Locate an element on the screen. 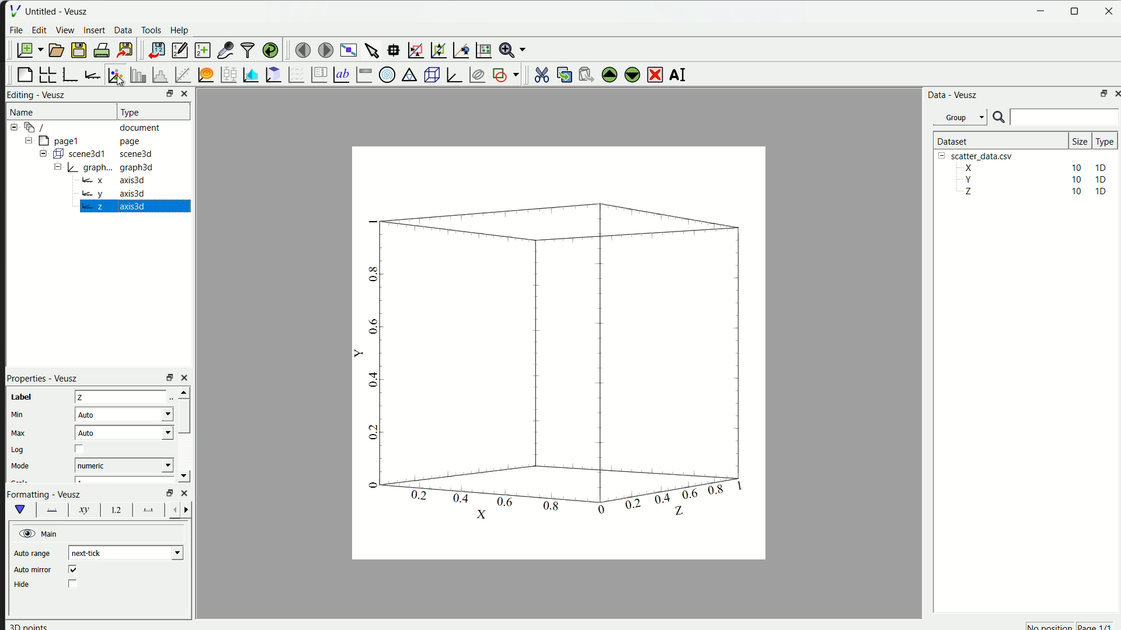 Image resolution: width=1121 pixels, height=630 pixels. Y 10 10 is located at coordinates (1031, 180).